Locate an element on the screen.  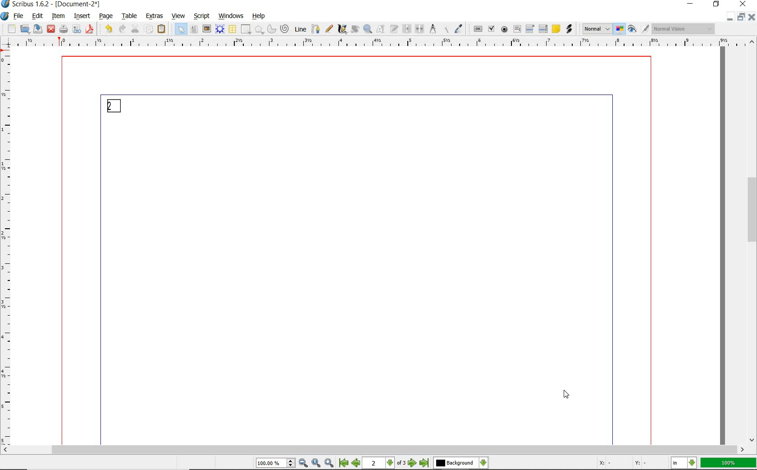
spiral is located at coordinates (284, 28).